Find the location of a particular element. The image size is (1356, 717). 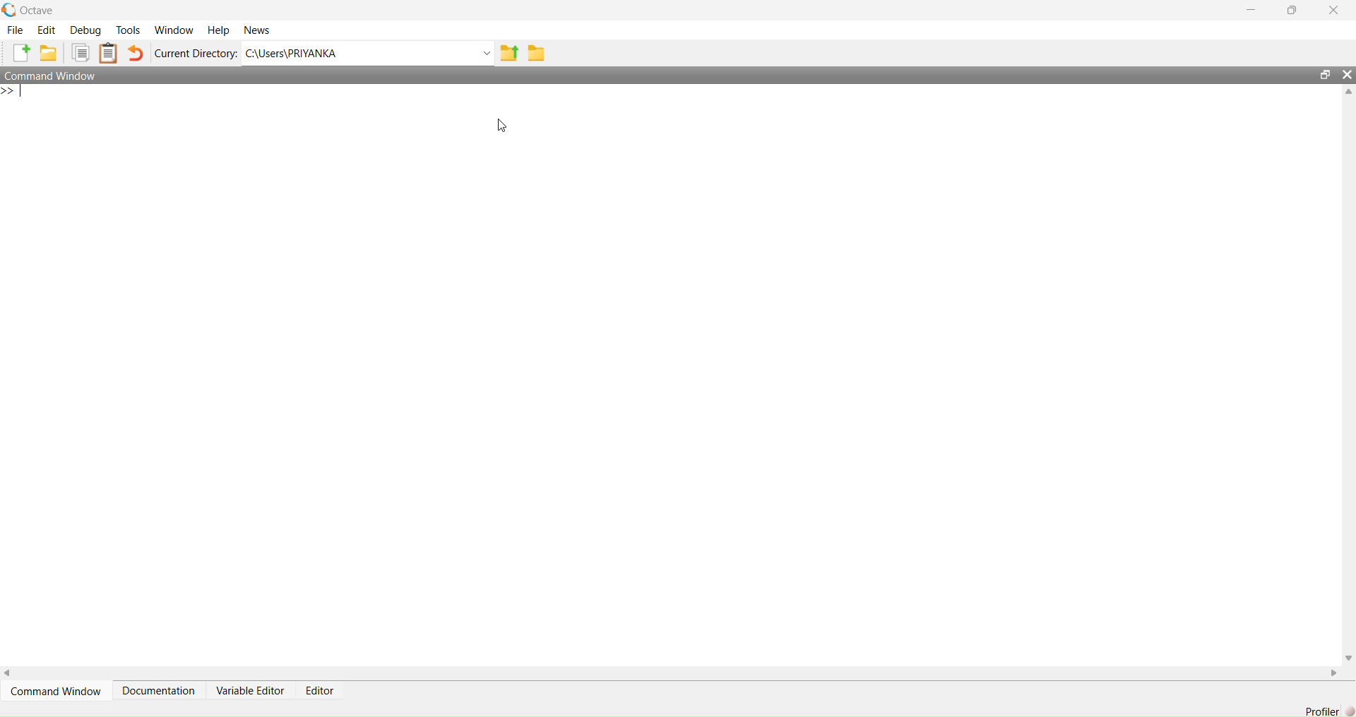

File is located at coordinates (15, 30).